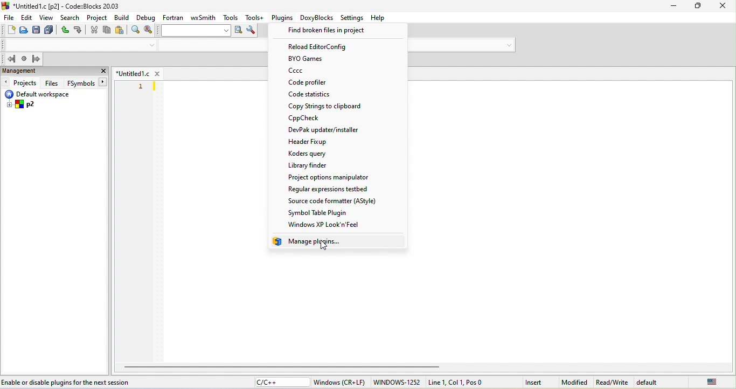 The image size is (736, 389). I want to click on windows xp lock n feel, so click(332, 224).